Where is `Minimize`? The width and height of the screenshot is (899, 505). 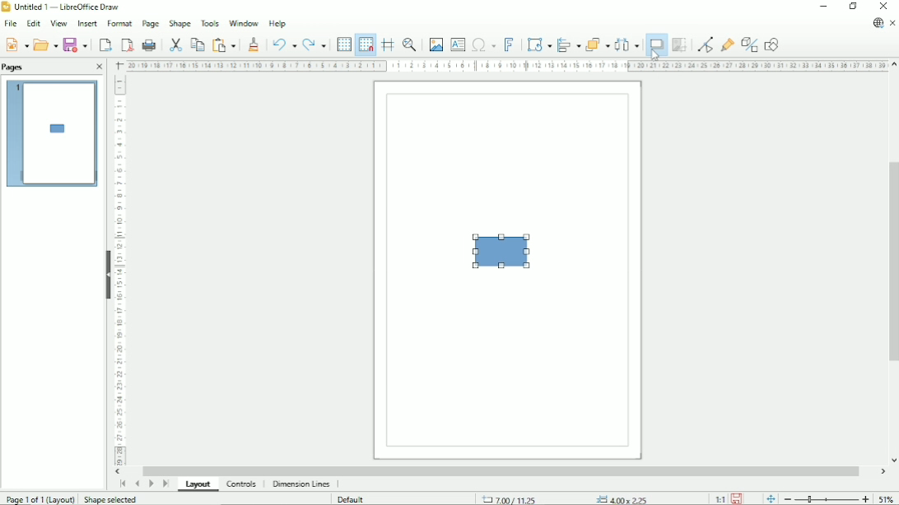
Minimize is located at coordinates (823, 7).